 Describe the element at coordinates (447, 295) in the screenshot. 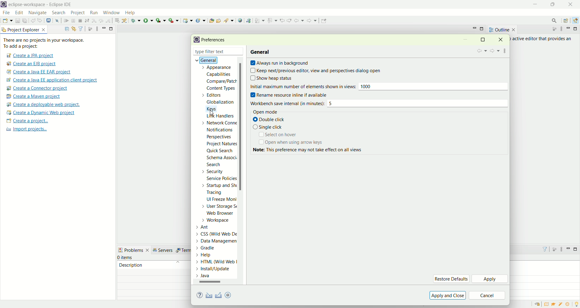

I see `apply and close` at that location.